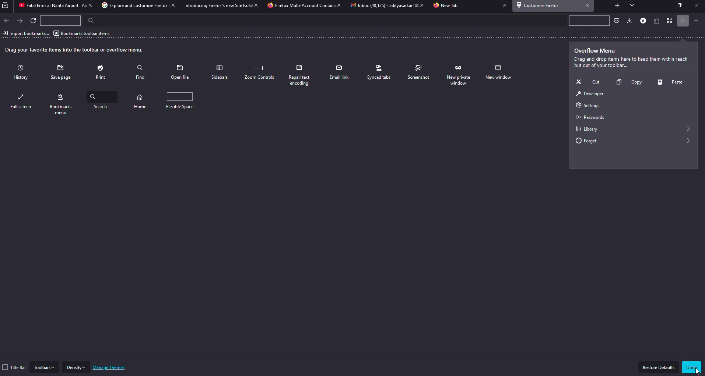 This screenshot has width=705, height=376. What do you see at coordinates (45, 367) in the screenshot?
I see `toolbars` at bounding box center [45, 367].